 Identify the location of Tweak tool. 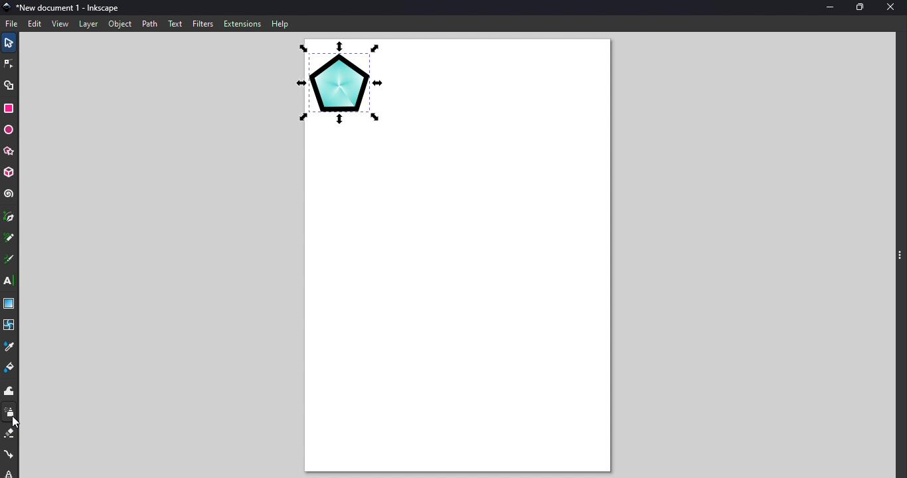
(11, 390).